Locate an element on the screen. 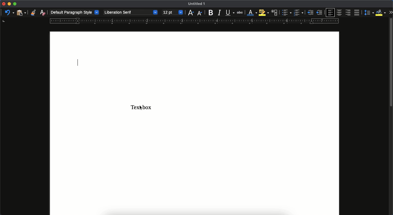 The width and height of the screenshot is (393, 215). bold is located at coordinates (210, 13).